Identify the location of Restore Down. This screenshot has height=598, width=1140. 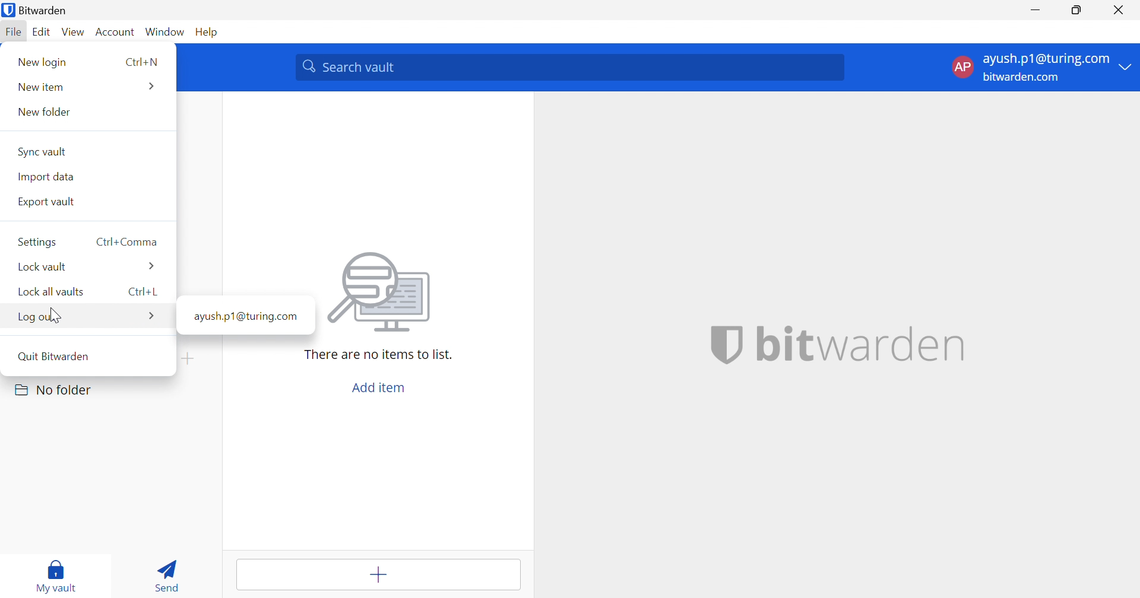
(1075, 10).